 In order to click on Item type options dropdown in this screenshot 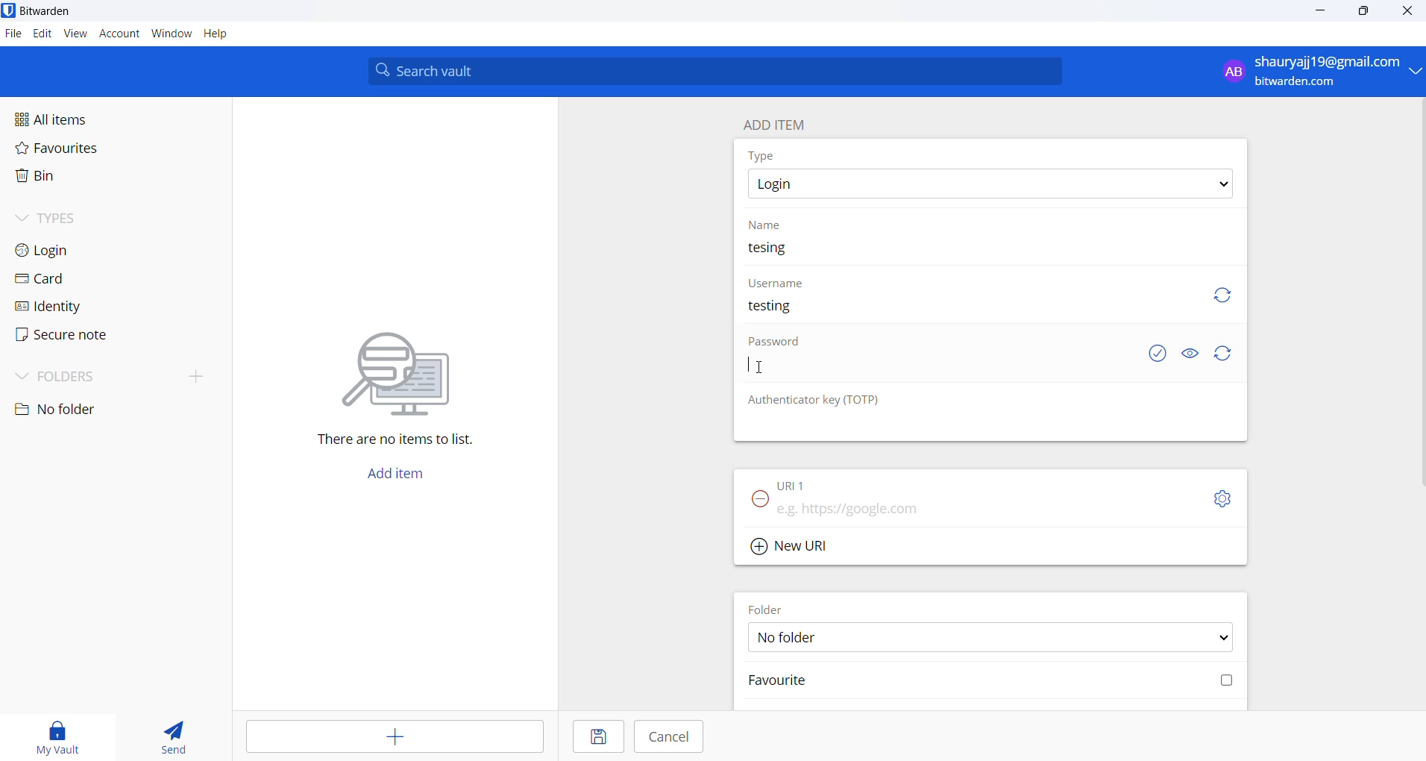, I will do `click(989, 184)`.